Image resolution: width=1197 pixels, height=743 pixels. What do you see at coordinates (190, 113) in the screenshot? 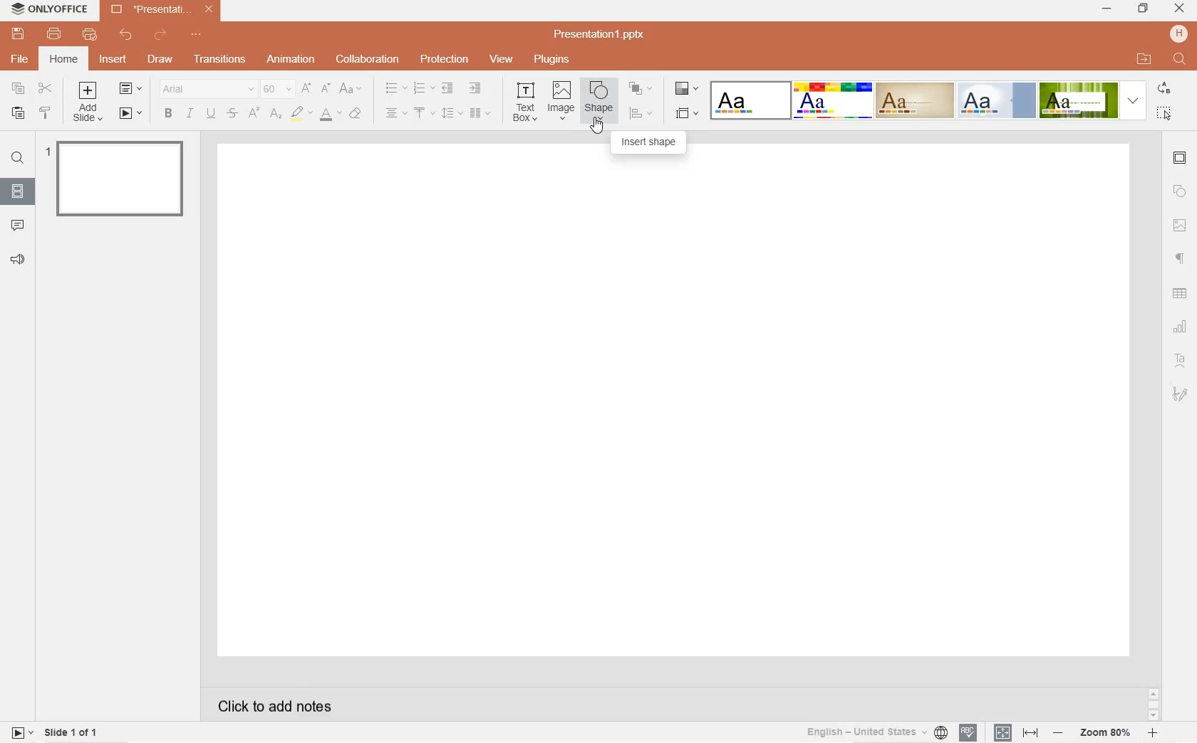
I see `italic` at bounding box center [190, 113].